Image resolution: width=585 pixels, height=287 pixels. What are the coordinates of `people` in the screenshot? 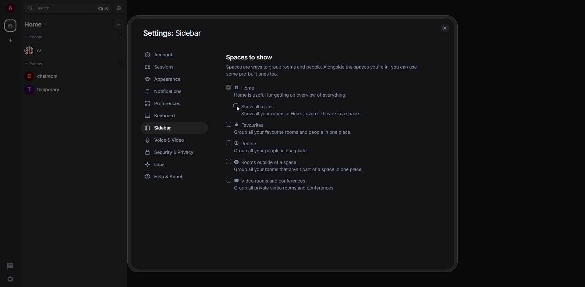 It's located at (35, 37).